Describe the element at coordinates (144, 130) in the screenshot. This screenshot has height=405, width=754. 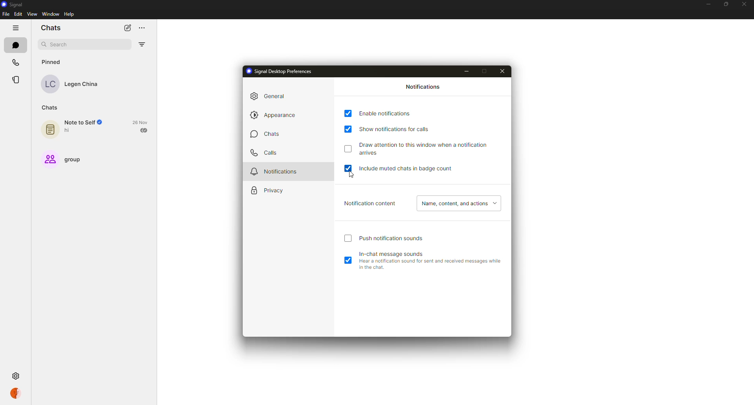
I see `sent` at that location.